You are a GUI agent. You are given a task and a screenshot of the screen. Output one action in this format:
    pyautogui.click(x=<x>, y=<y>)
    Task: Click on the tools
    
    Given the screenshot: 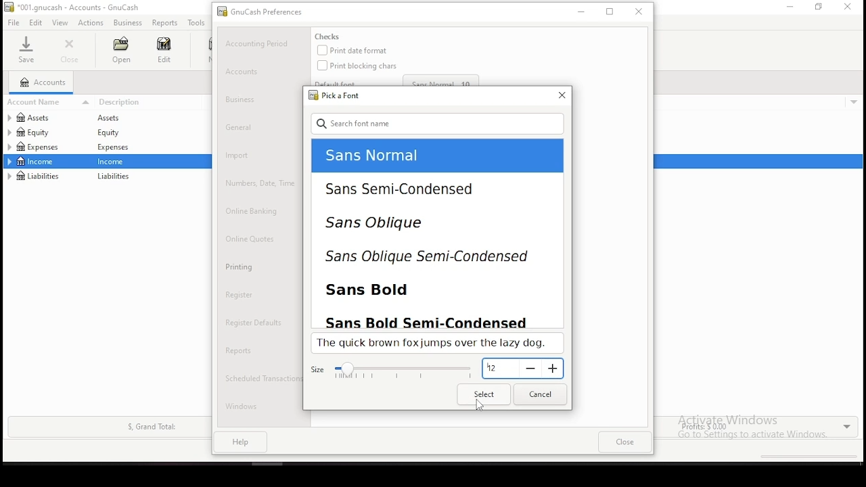 What is the action you would take?
    pyautogui.click(x=197, y=22)
    